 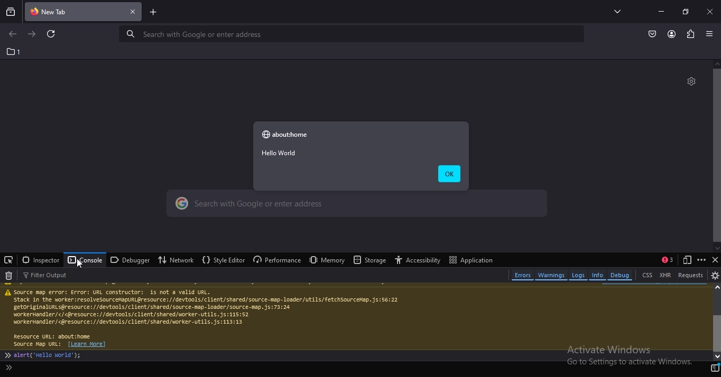 I want to click on errors, so click(x=523, y=275).